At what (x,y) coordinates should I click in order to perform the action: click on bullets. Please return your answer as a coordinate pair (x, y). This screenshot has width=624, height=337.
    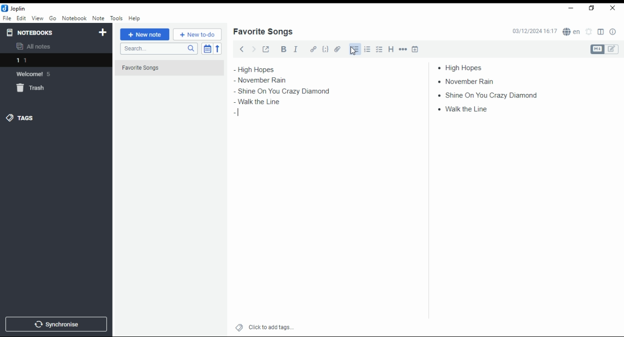
    Looking at the image, I should click on (354, 49).